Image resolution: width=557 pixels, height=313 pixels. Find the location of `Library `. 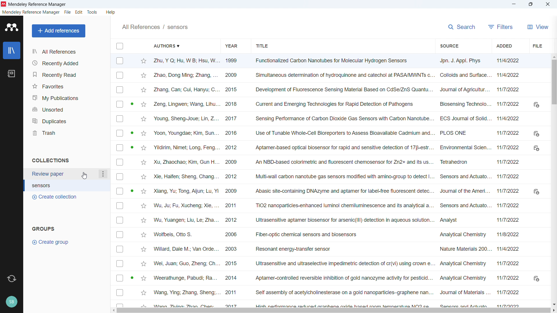

Library  is located at coordinates (12, 50).